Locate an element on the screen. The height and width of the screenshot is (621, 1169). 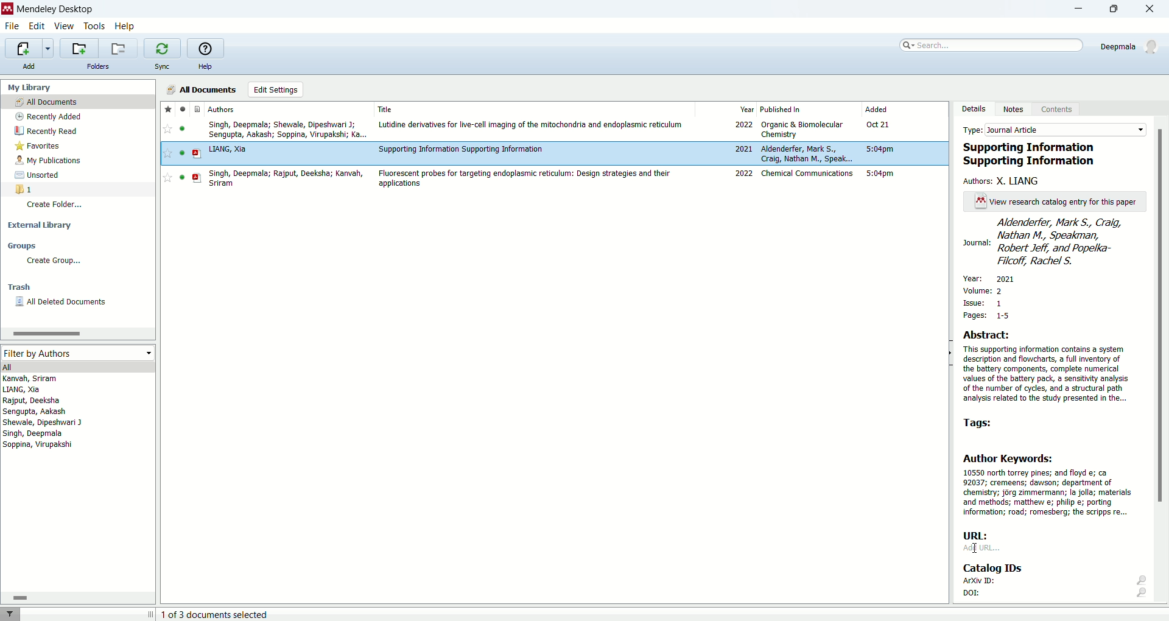
Lutidine derivatives for live-cell imaging of the mitochondria and endoplasmic reticulum is located at coordinates (531, 125).